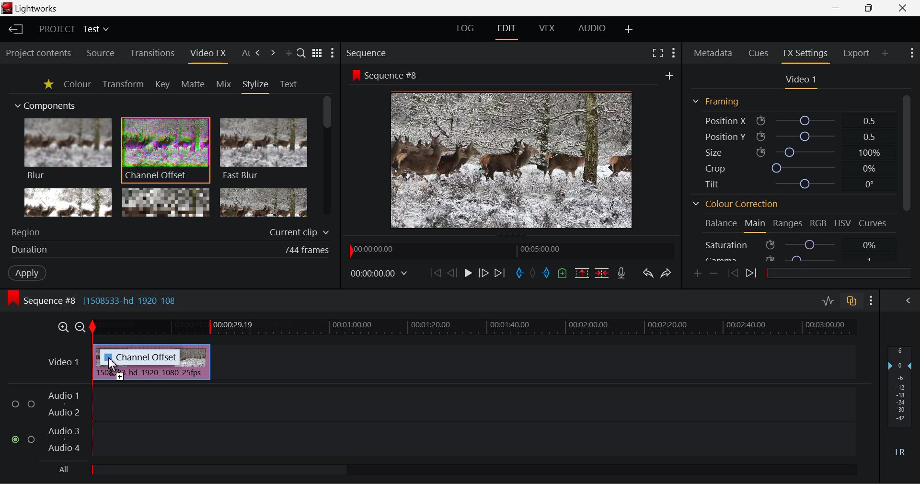 The height and width of the screenshot is (484, 920). Describe the element at coordinates (788, 223) in the screenshot. I see `Ranges` at that location.